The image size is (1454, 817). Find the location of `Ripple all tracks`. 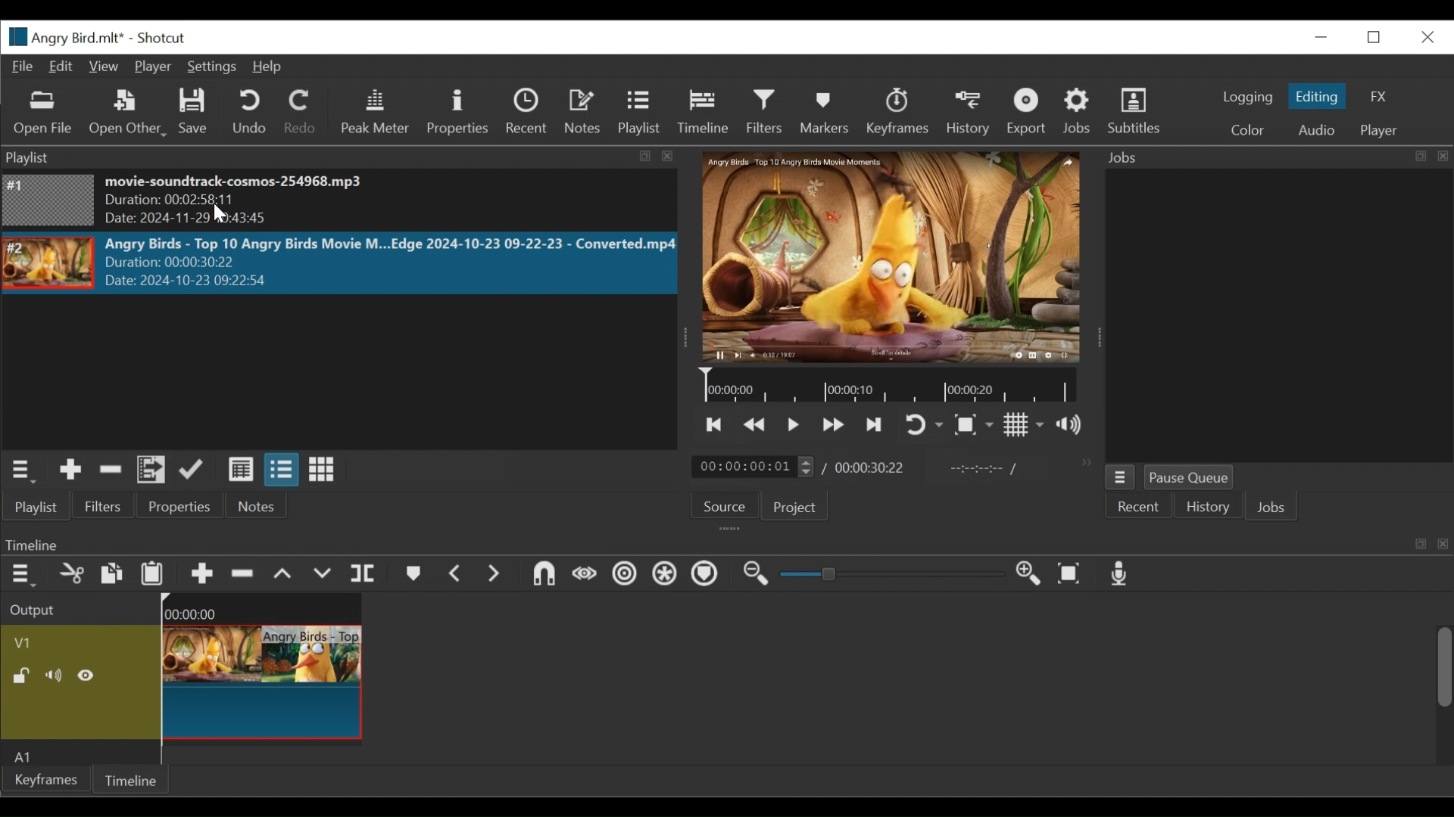

Ripple all tracks is located at coordinates (666, 576).